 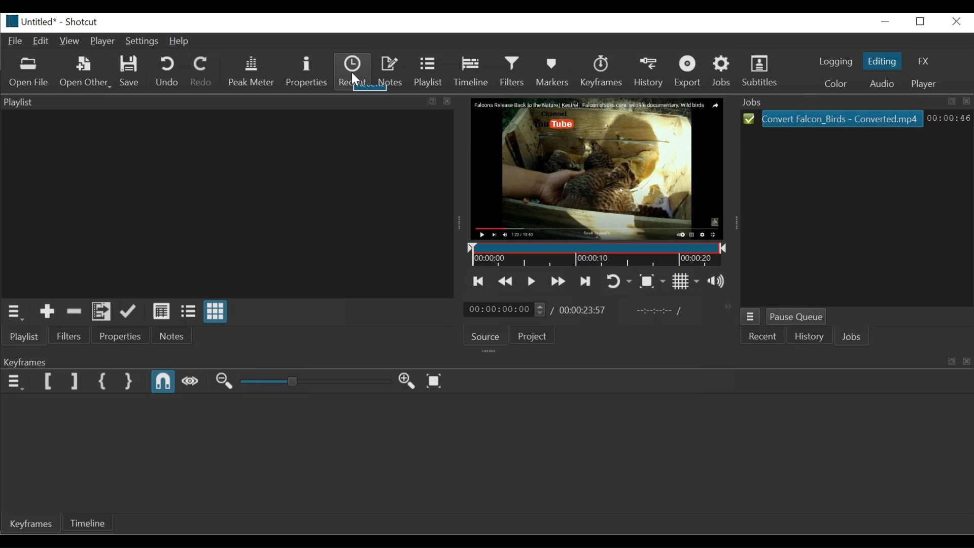 I want to click on Properties, so click(x=306, y=71).